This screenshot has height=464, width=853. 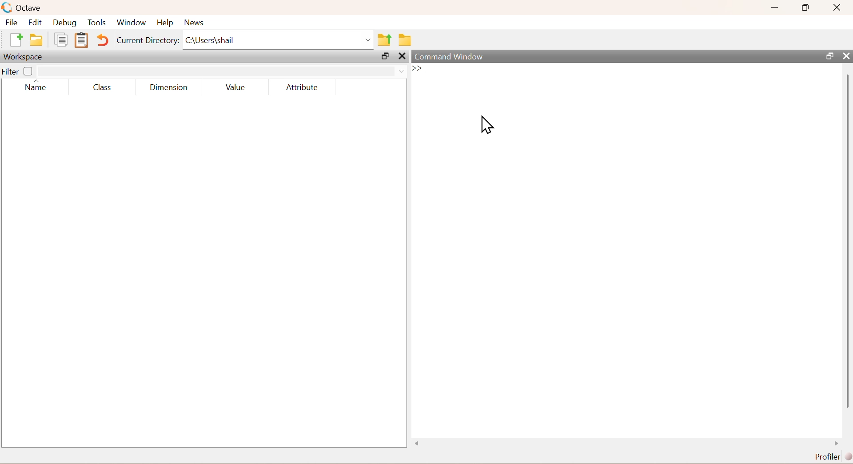 I want to click on share folder, so click(x=385, y=40).